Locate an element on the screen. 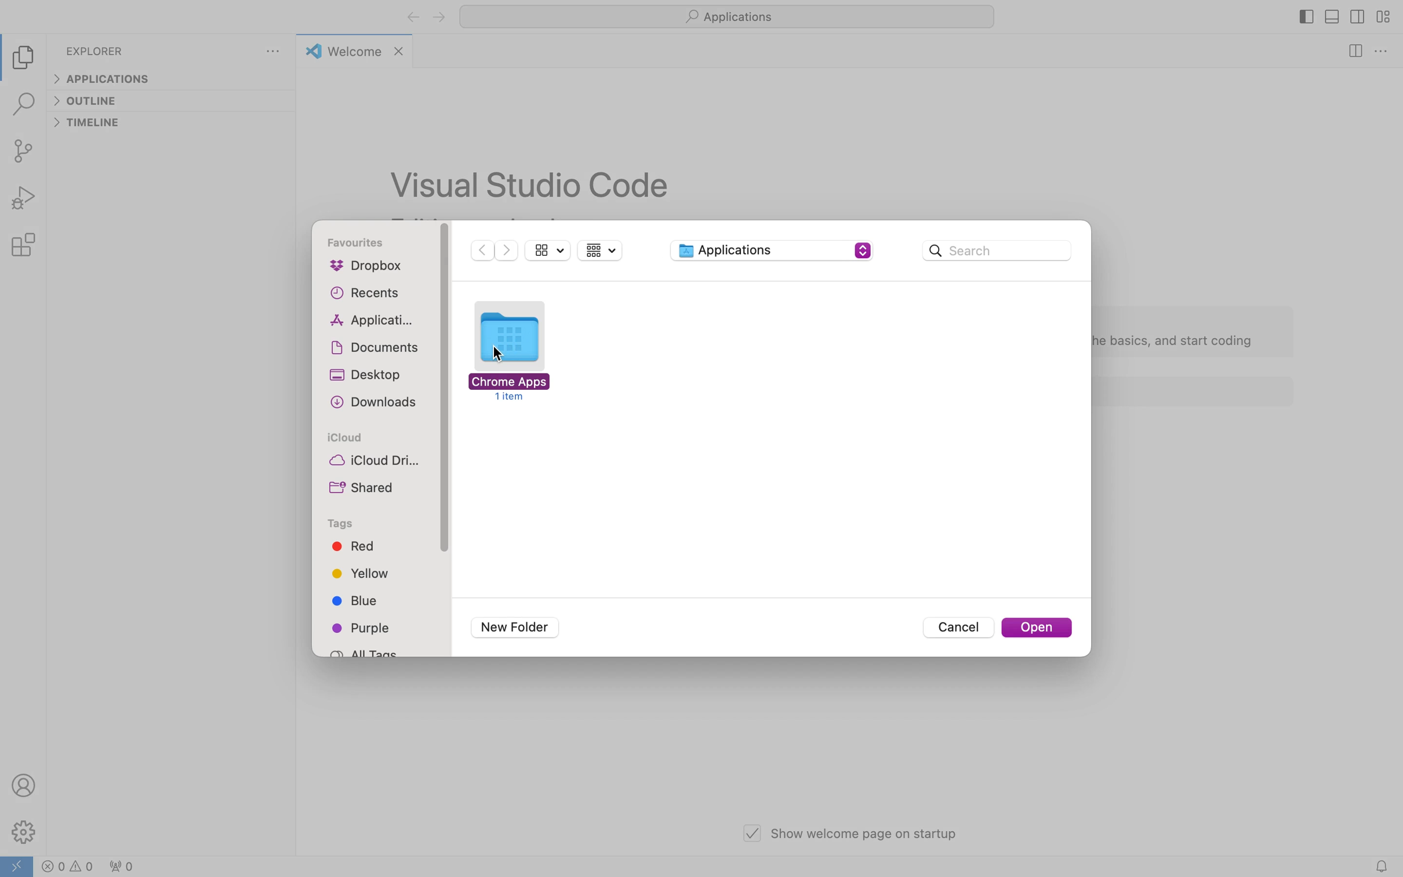  favourites is located at coordinates (361, 243).